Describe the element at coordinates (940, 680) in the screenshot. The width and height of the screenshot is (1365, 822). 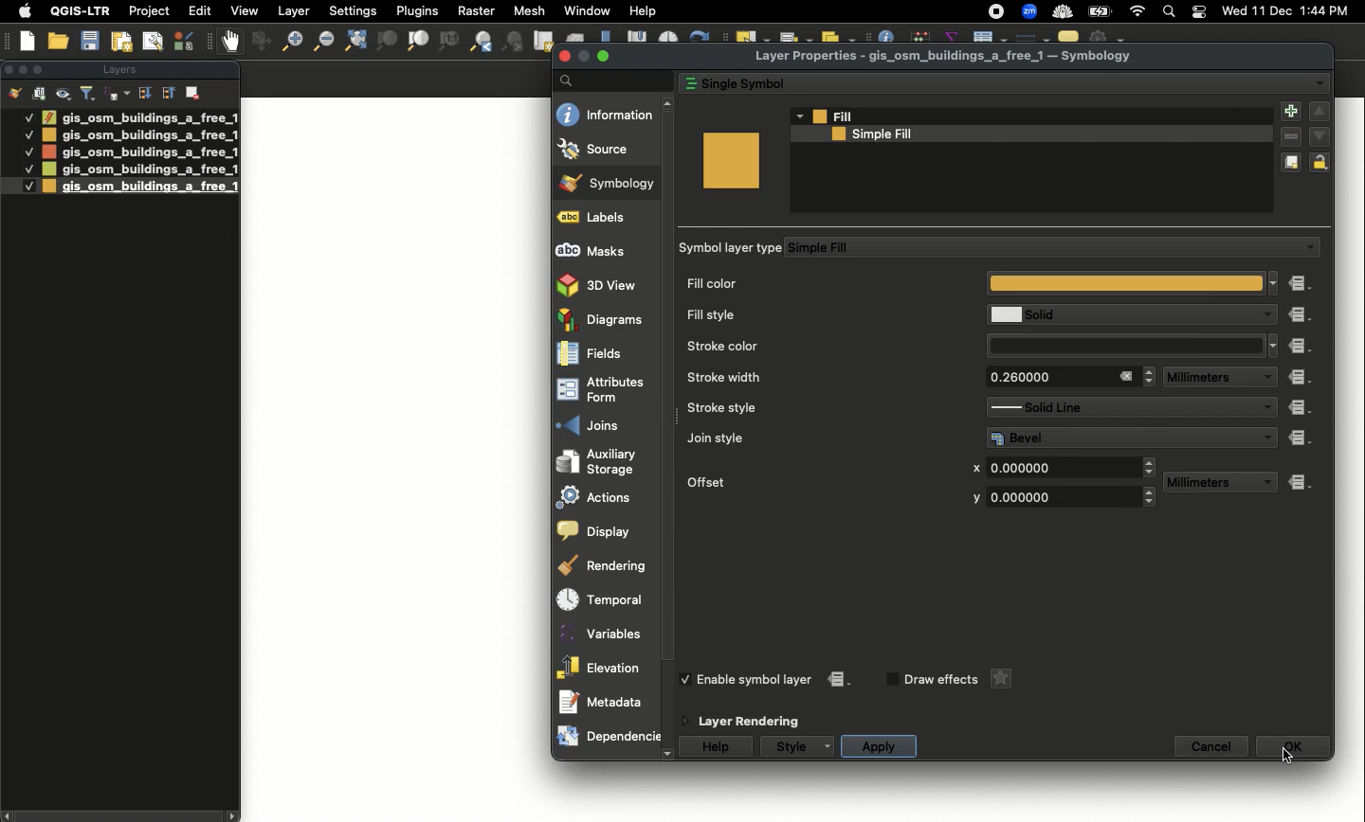
I see `Draw effects` at that location.